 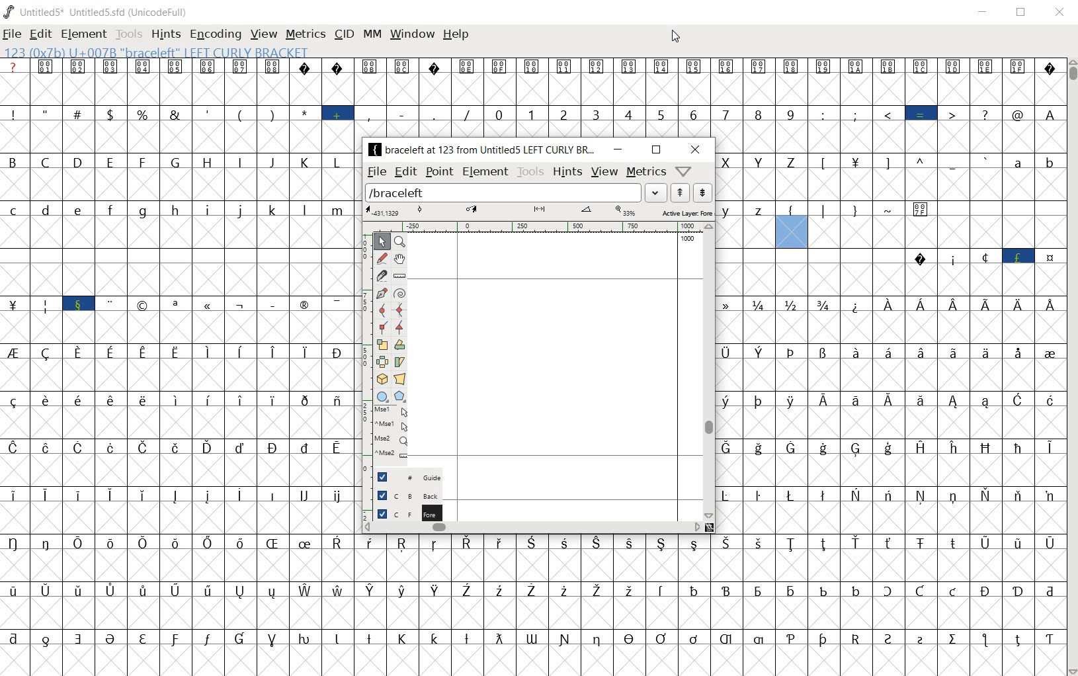 What do you see at coordinates (709, 605) in the screenshot?
I see `glyph characters` at bounding box center [709, 605].